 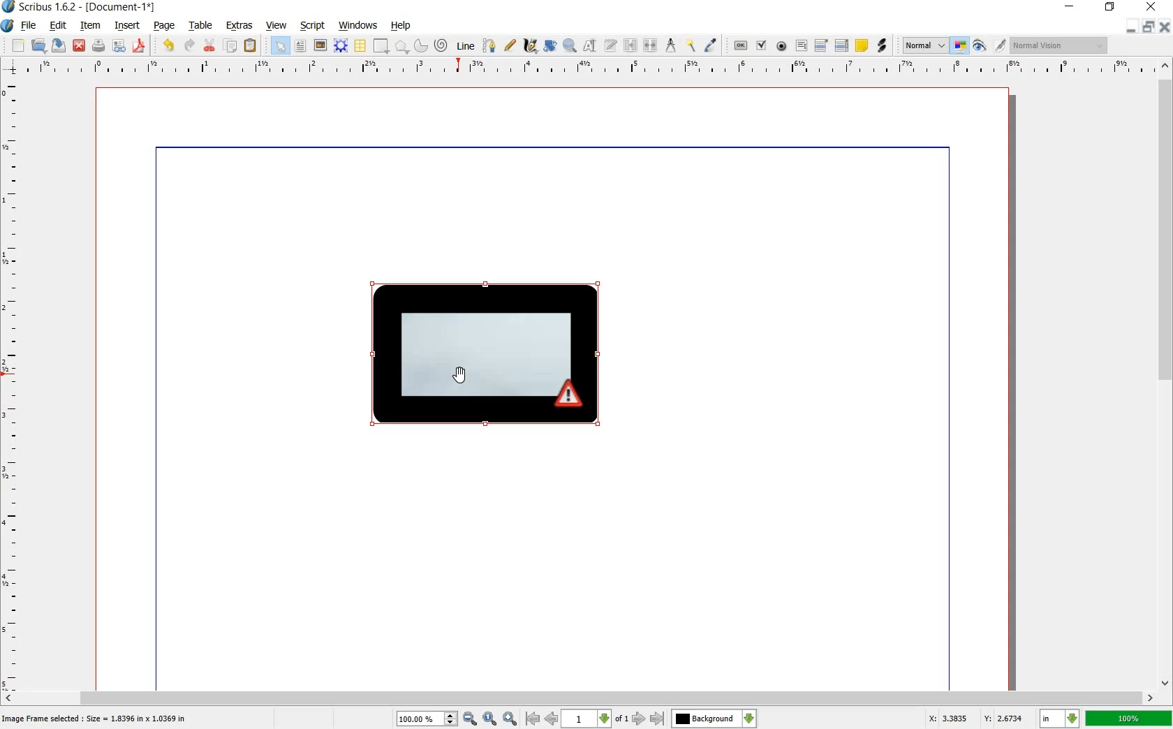 What do you see at coordinates (1058, 46) in the screenshot?
I see `visual appearance of the display` at bounding box center [1058, 46].